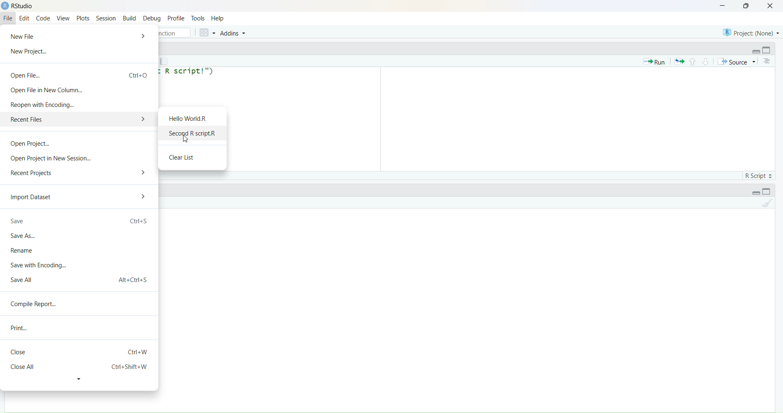 The height and width of the screenshot is (413, 783). Describe the element at coordinates (51, 158) in the screenshot. I see `‘Open Project in New Session...` at that location.